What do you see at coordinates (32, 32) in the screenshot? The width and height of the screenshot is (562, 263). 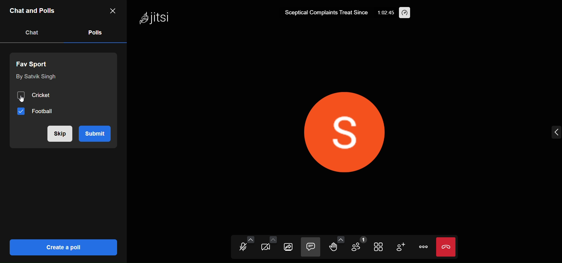 I see `chats` at bounding box center [32, 32].